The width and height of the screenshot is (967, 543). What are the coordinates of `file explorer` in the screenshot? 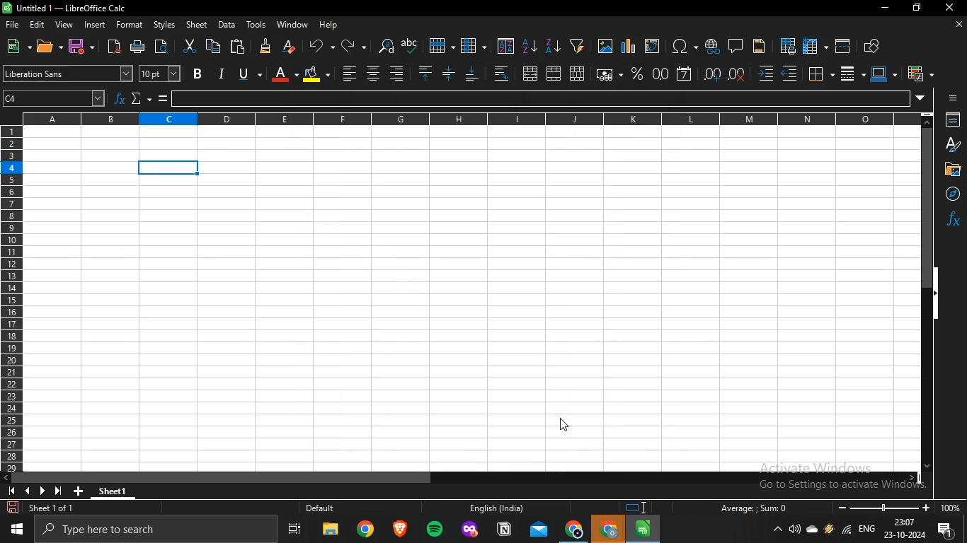 It's located at (331, 532).